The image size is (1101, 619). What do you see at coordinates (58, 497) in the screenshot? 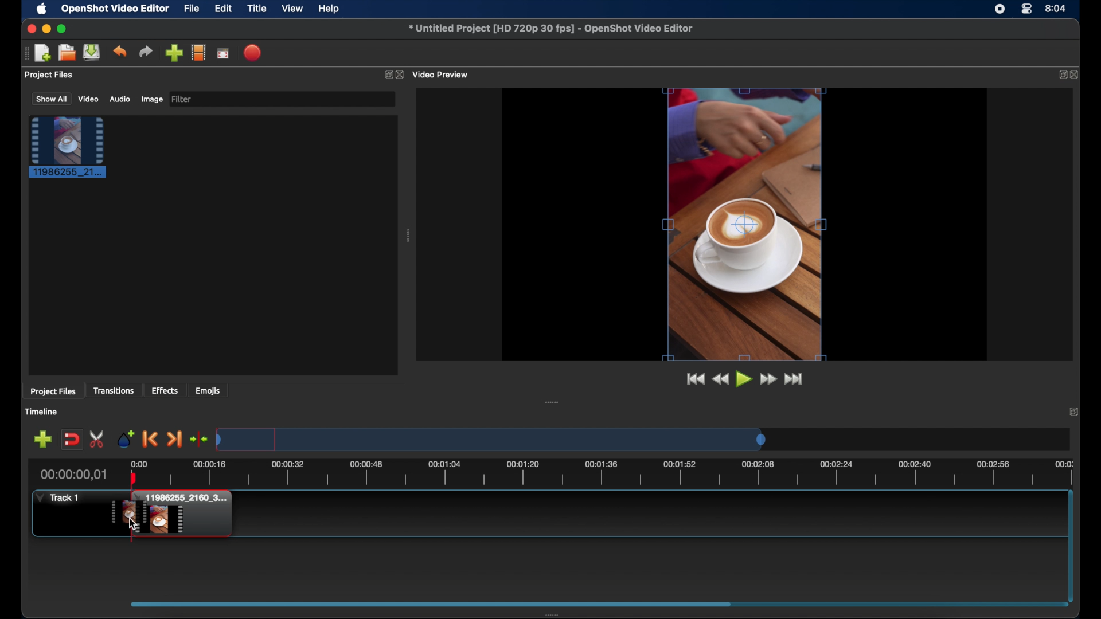
I see `track1` at bounding box center [58, 497].